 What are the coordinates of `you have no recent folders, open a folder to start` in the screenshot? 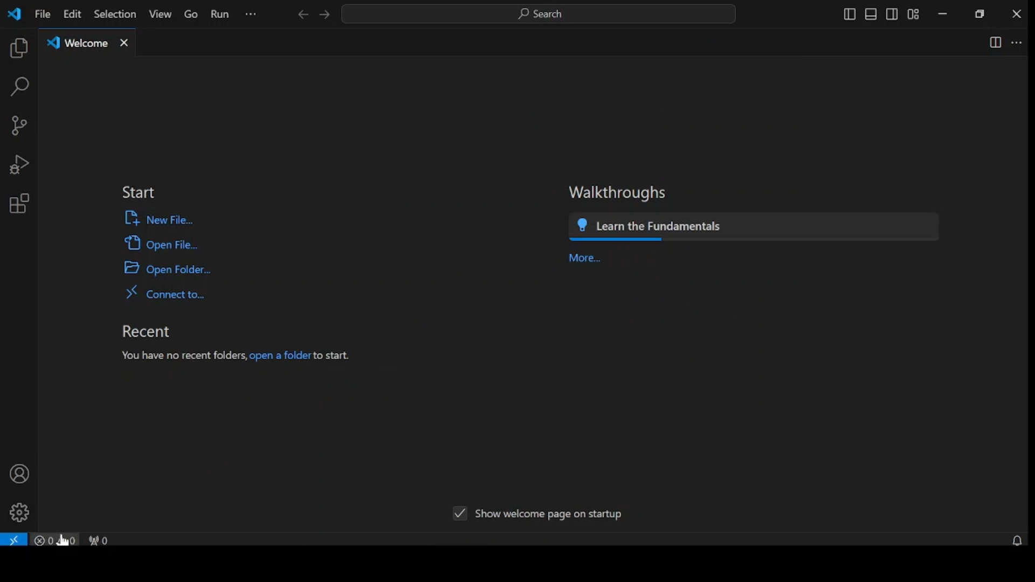 It's located at (236, 357).